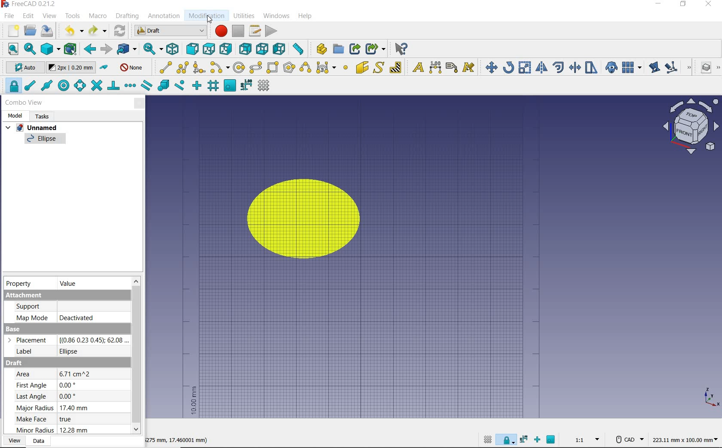  I want to click on CAD Navigation Style, so click(627, 440).